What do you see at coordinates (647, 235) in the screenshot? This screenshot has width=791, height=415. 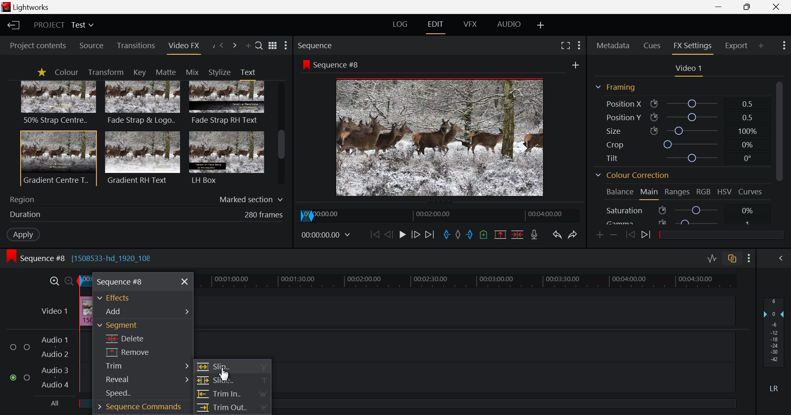 I see `Next keyframe` at bounding box center [647, 235].